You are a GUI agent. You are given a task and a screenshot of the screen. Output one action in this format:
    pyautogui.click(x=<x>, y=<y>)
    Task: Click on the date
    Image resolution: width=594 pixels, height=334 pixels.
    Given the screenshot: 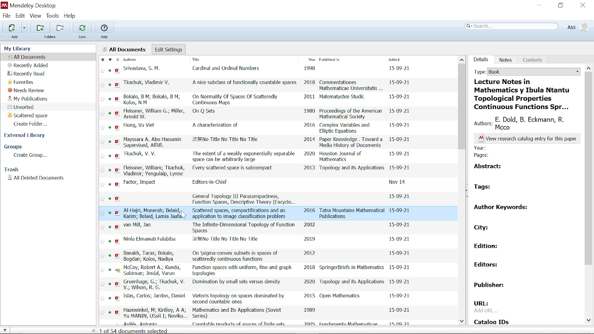 What is the action you would take?
    pyautogui.click(x=400, y=211)
    